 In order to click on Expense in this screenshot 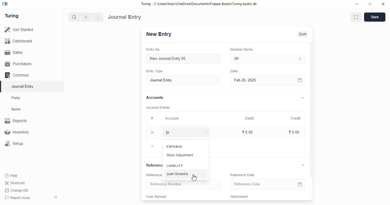, I will do `click(174, 147)`.